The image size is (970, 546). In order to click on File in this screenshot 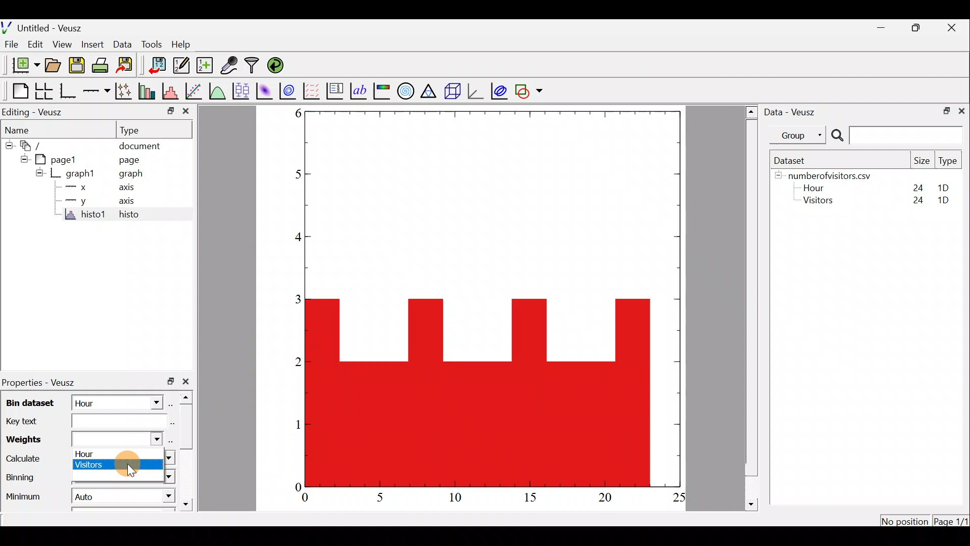, I will do `click(12, 44)`.